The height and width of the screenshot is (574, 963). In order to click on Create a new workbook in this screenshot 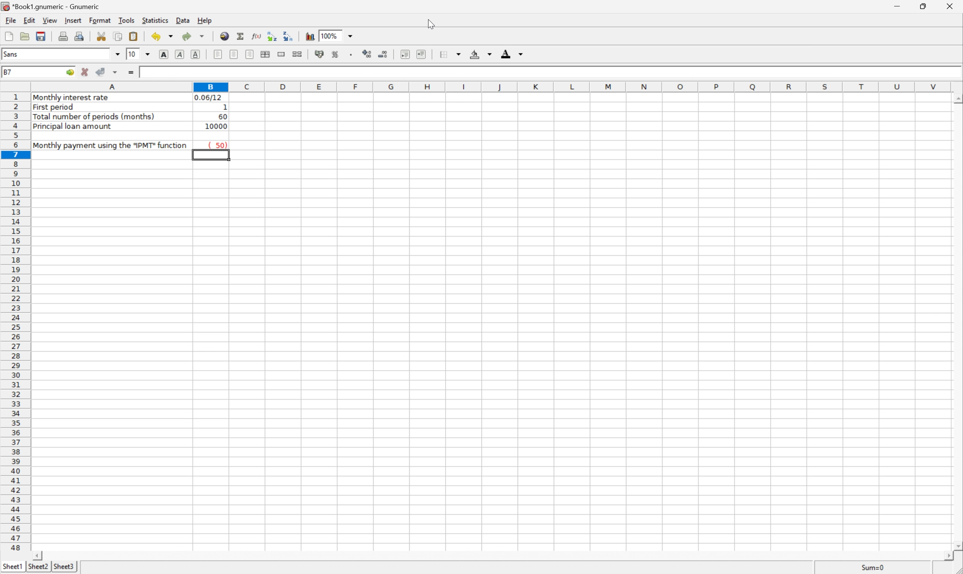, I will do `click(8, 36)`.